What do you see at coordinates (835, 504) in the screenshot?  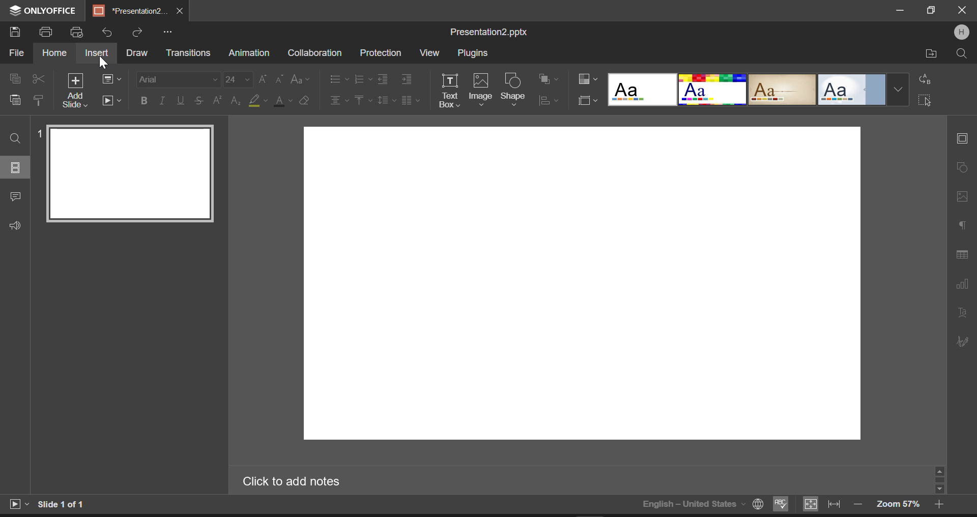 I see `Fit to width` at bounding box center [835, 504].